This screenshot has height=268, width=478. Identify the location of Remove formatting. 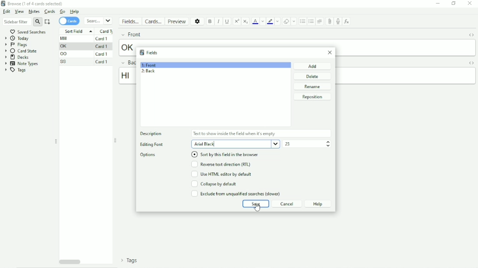
(286, 21).